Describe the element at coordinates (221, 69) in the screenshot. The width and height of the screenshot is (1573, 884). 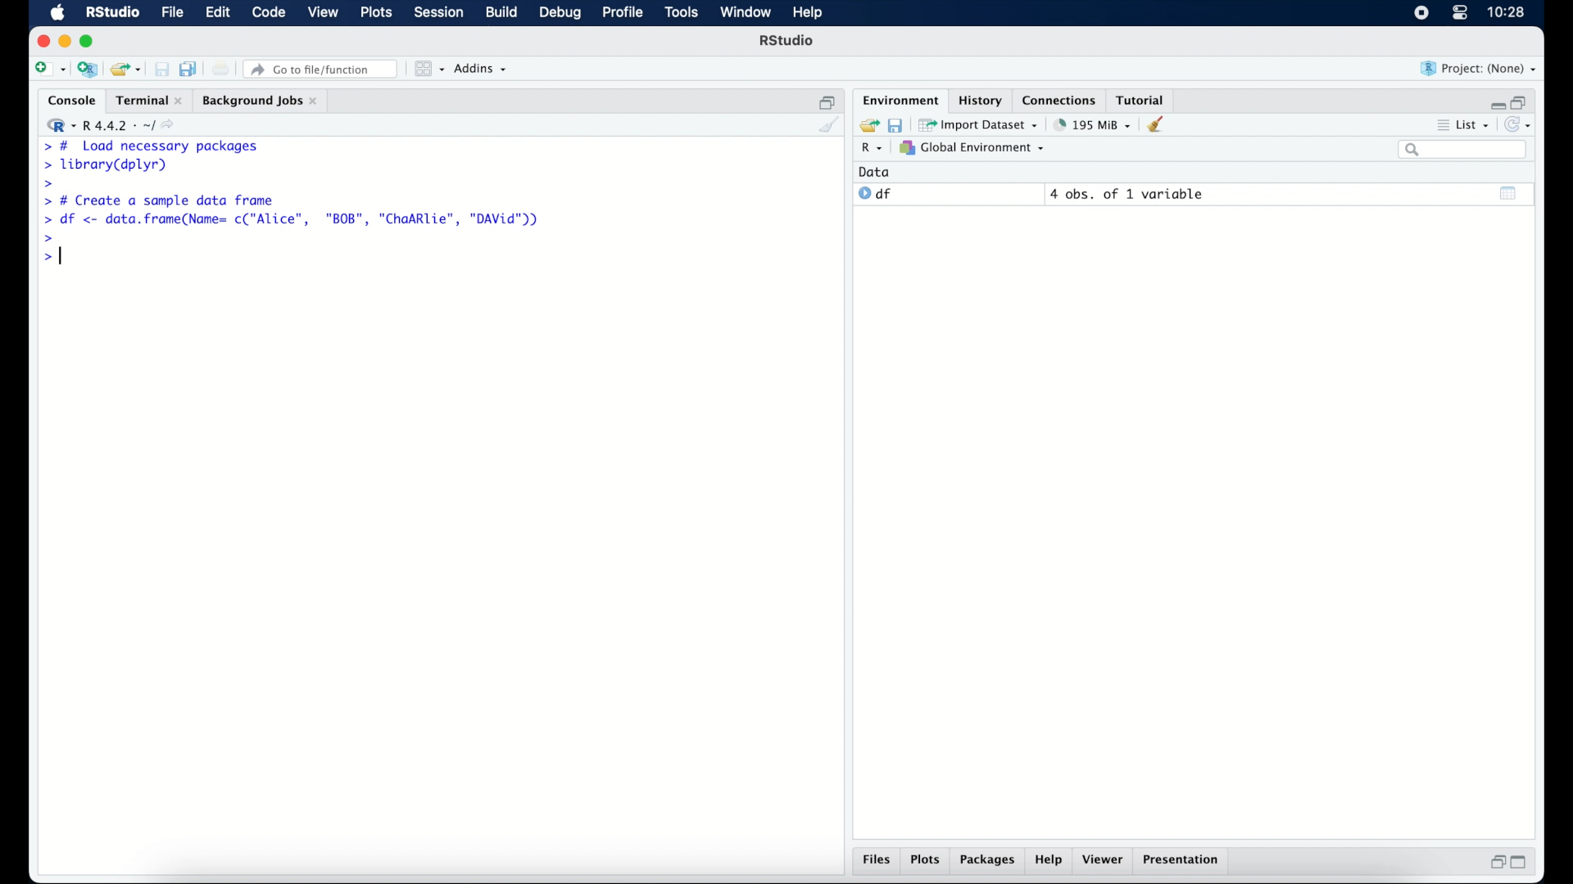
I see `print` at that location.